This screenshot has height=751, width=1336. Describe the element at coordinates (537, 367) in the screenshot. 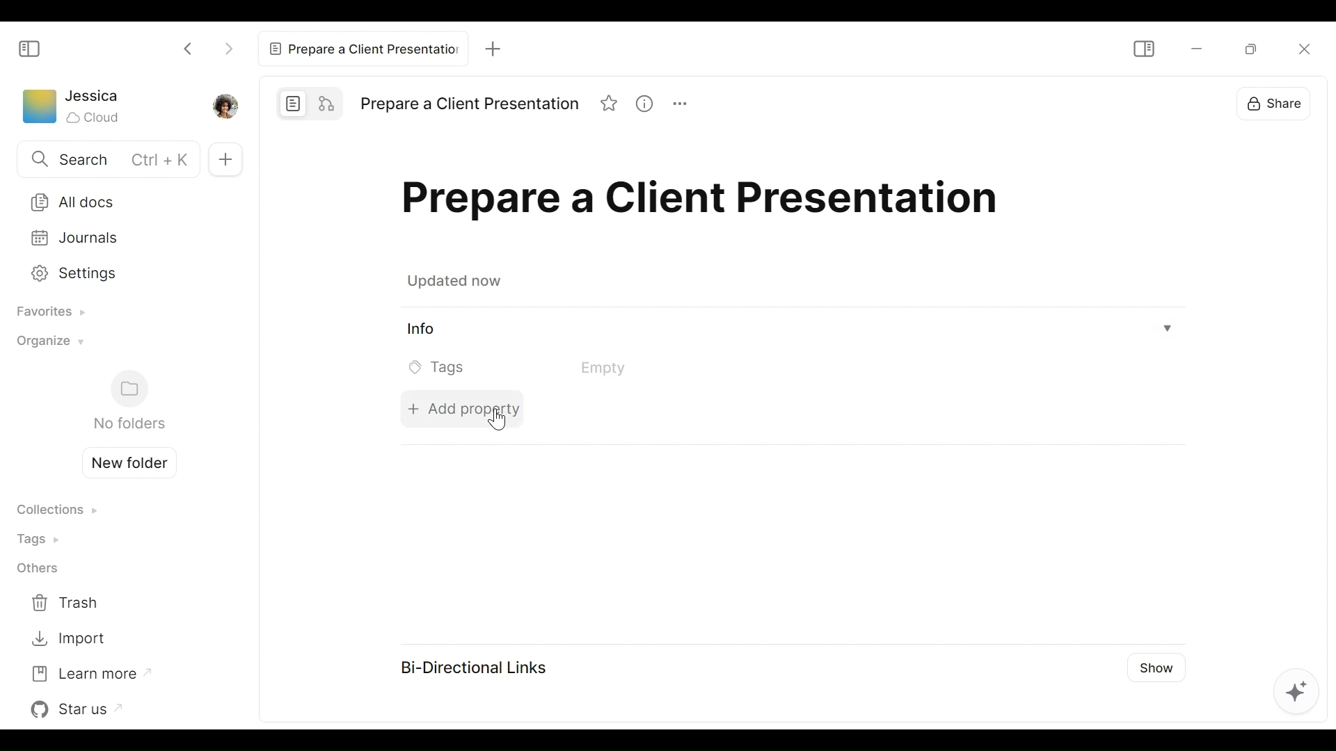

I see `Tags` at that location.